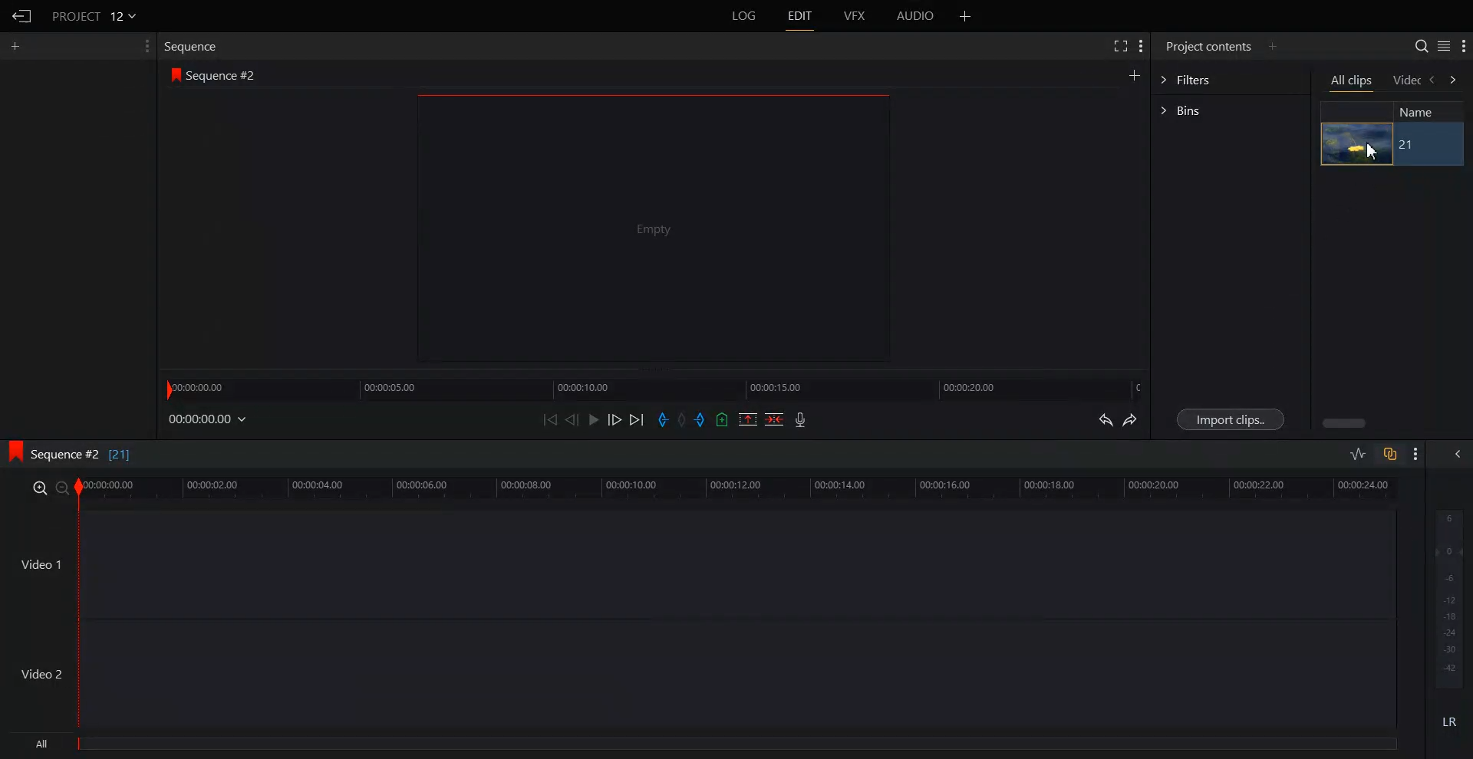  I want to click on File Name, so click(96, 15).